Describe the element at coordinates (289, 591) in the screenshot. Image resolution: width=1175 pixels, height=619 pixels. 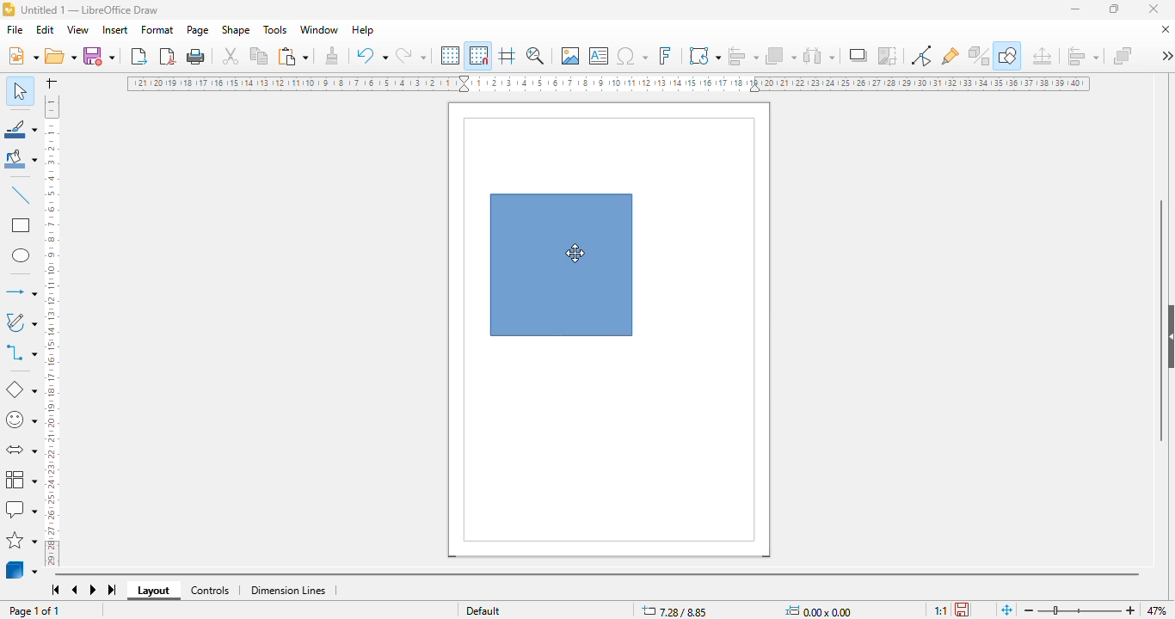
I see `dimension lines` at that location.